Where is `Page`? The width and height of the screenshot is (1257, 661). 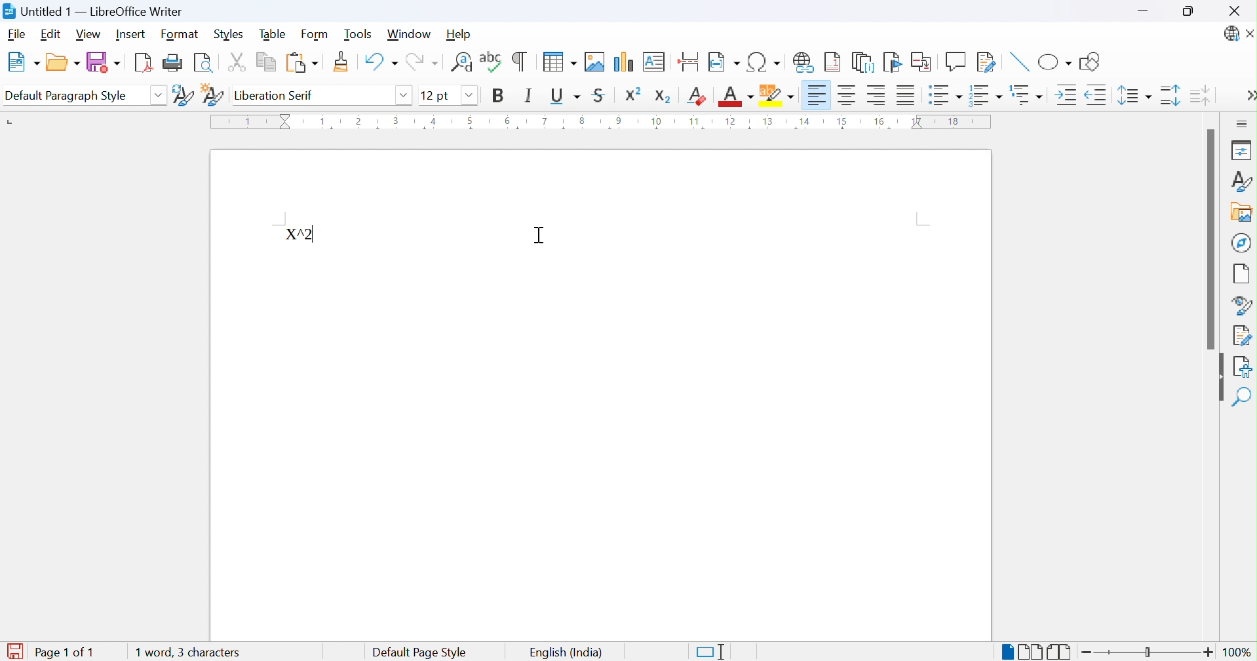 Page is located at coordinates (1241, 274).